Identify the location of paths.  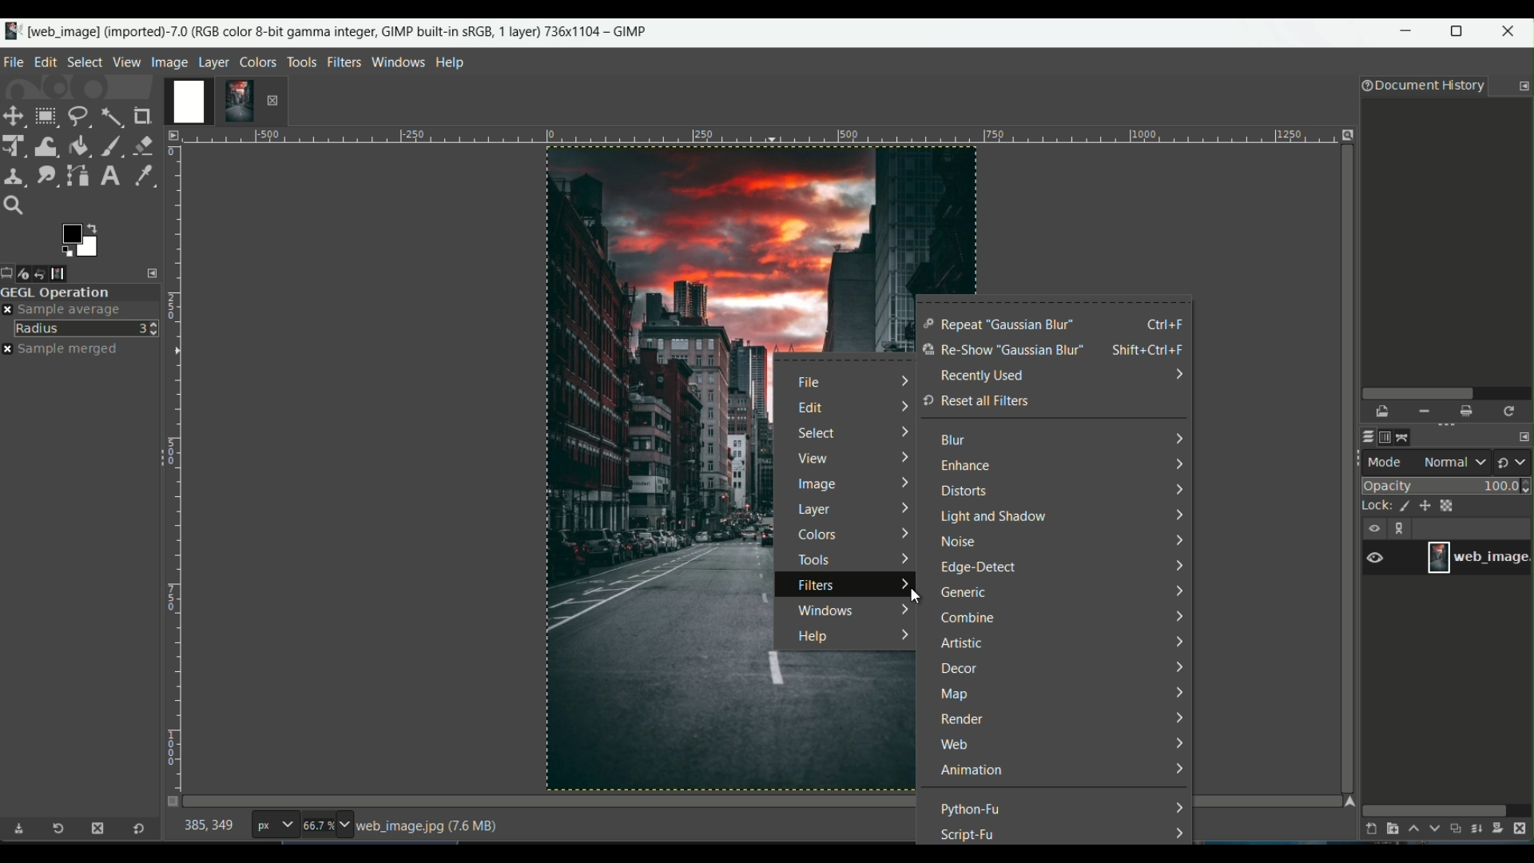
(1408, 435).